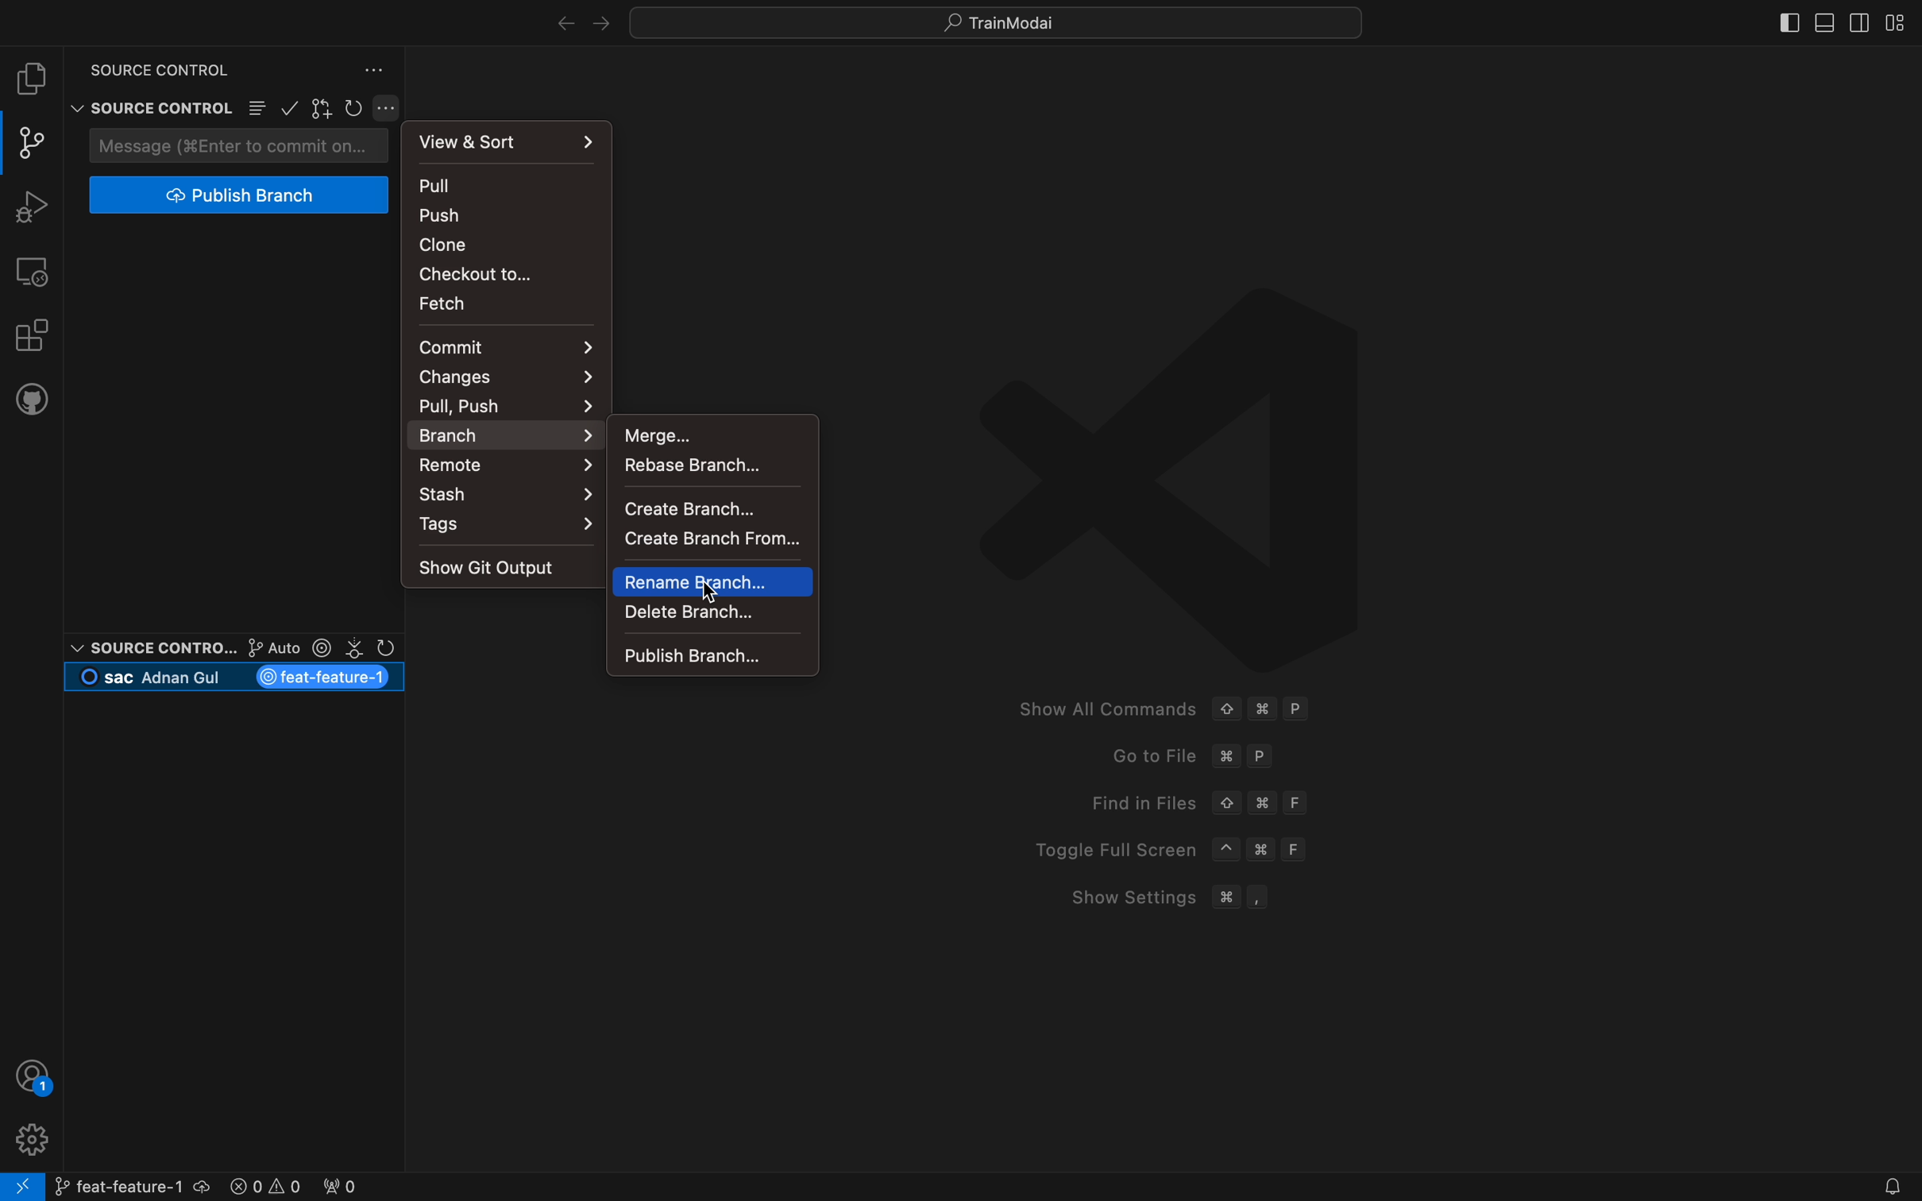  Describe the element at coordinates (717, 433) in the screenshot. I see `merge` at that location.